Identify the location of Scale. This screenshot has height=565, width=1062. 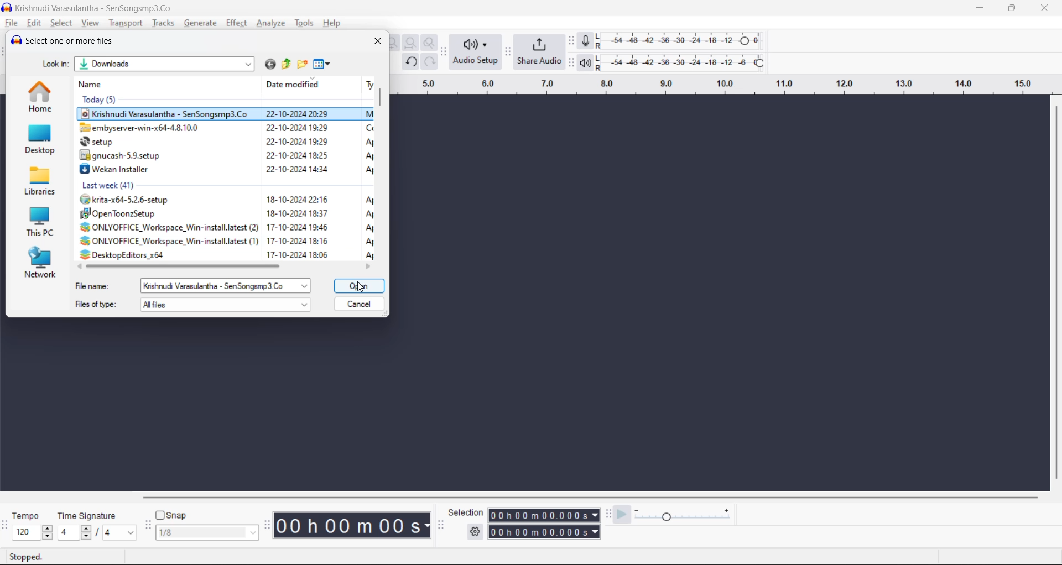
(723, 97).